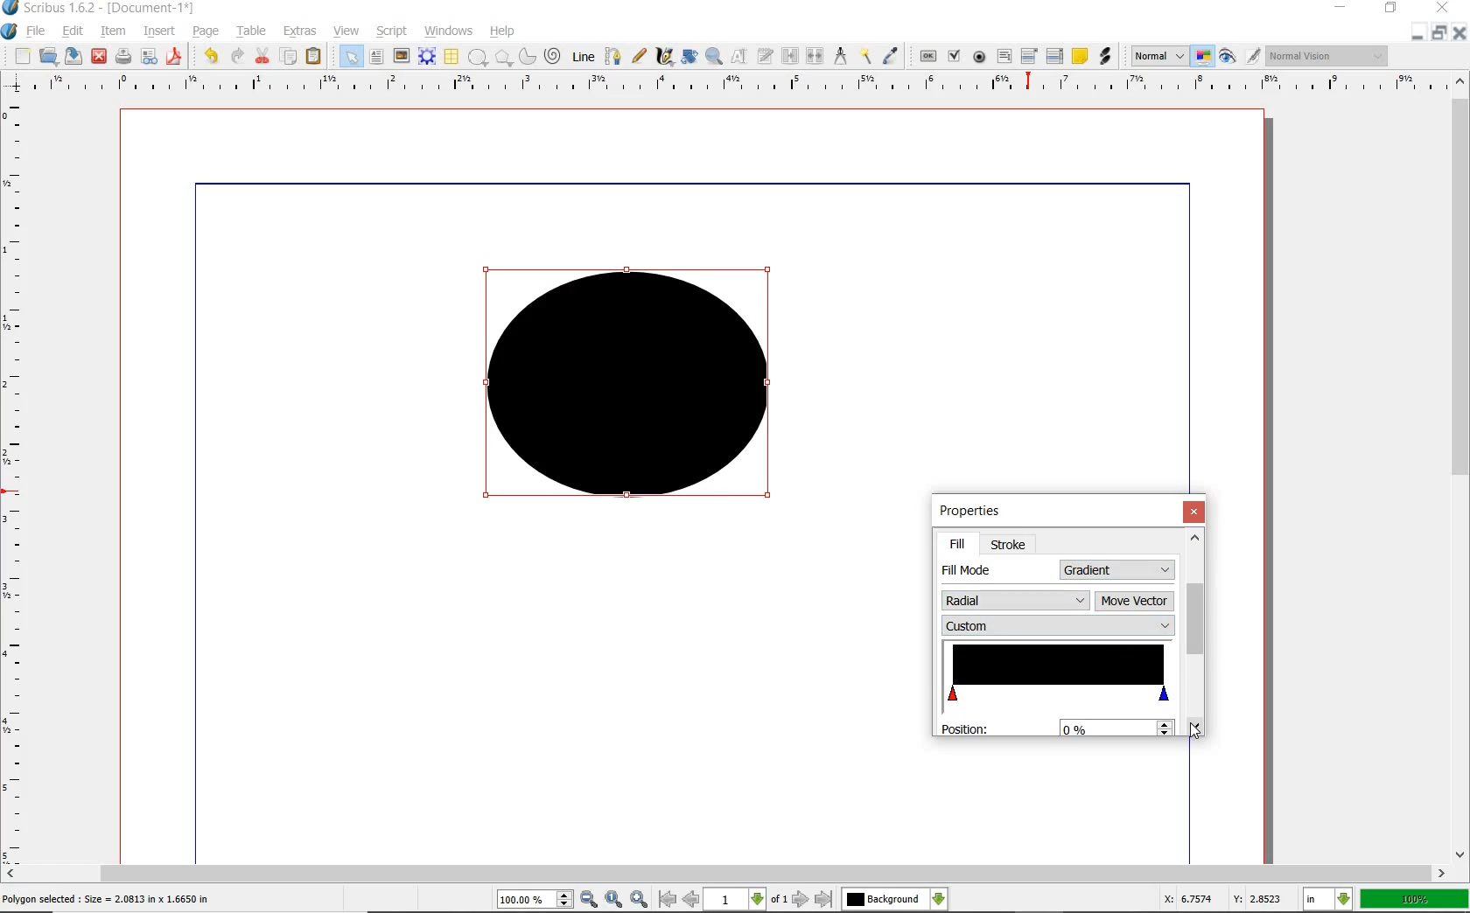 The image size is (1470, 913). I want to click on RULER, so click(15, 484).